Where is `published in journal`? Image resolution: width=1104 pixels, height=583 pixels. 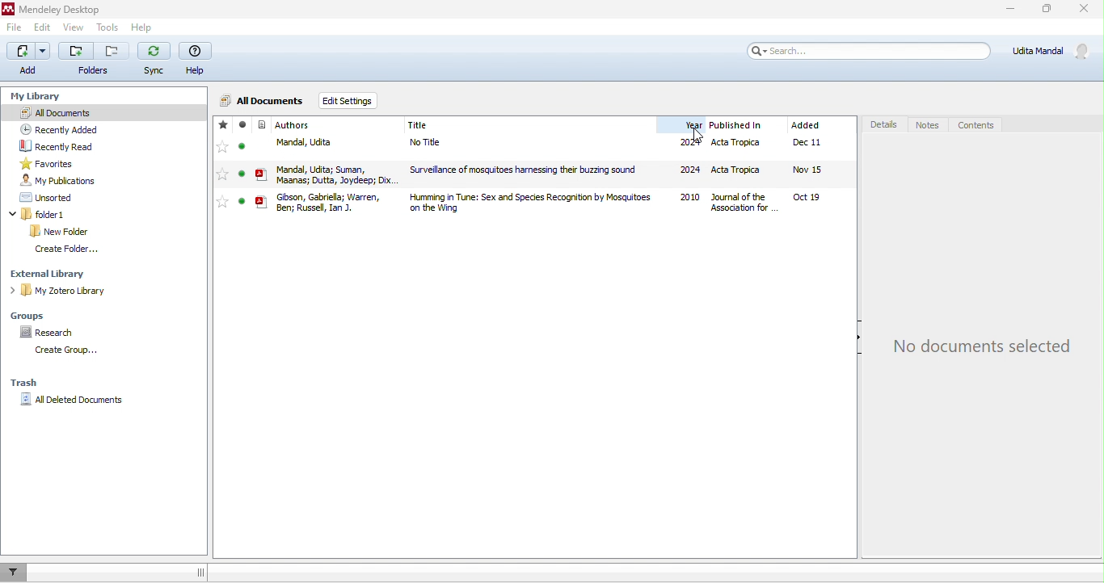
published in journal is located at coordinates (745, 166).